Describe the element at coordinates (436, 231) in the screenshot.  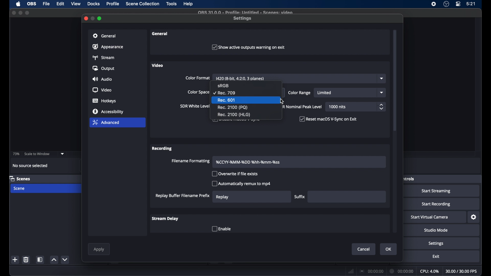
I see `studio mode` at that location.